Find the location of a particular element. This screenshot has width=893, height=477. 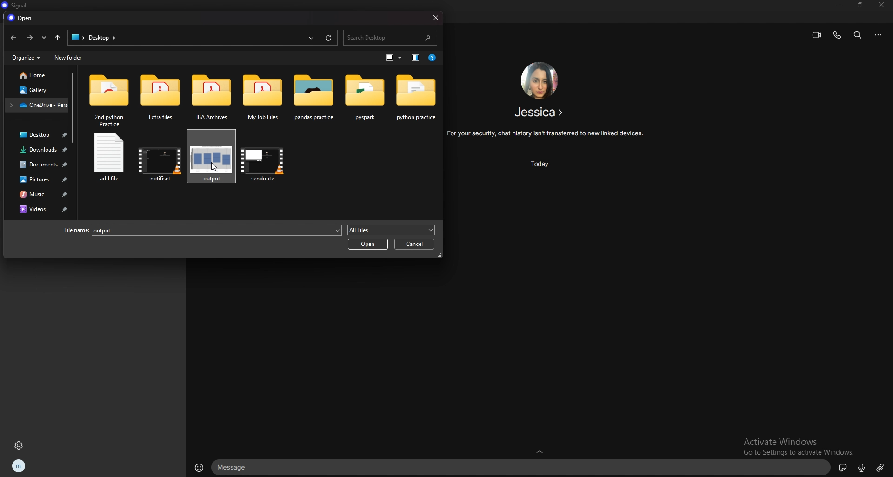

desktop is located at coordinates (95, 38).